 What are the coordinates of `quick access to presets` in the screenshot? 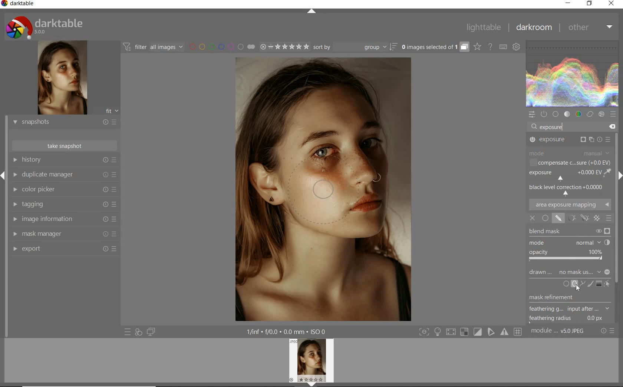 It's located at (128, 332).